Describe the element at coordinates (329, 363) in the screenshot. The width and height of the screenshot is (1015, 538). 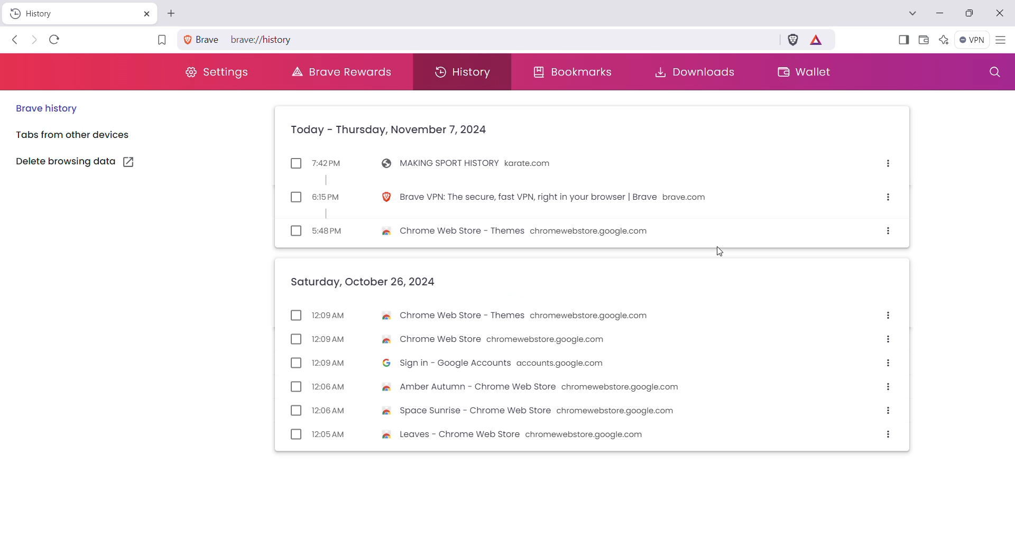
I see `12:09 AM` at that location.